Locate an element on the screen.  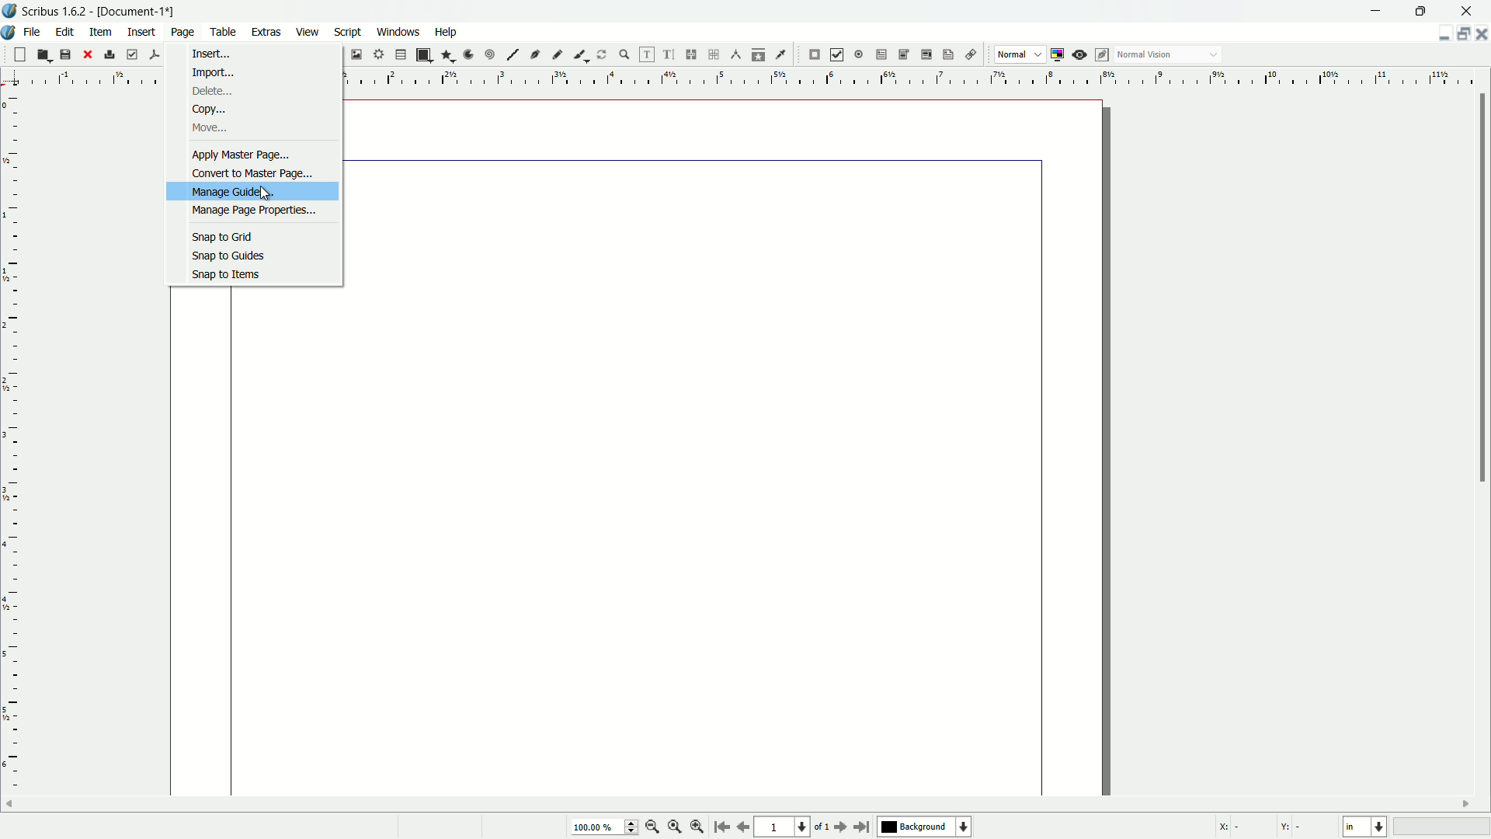
edit in preview mode is located at coordinates (1103, 54).